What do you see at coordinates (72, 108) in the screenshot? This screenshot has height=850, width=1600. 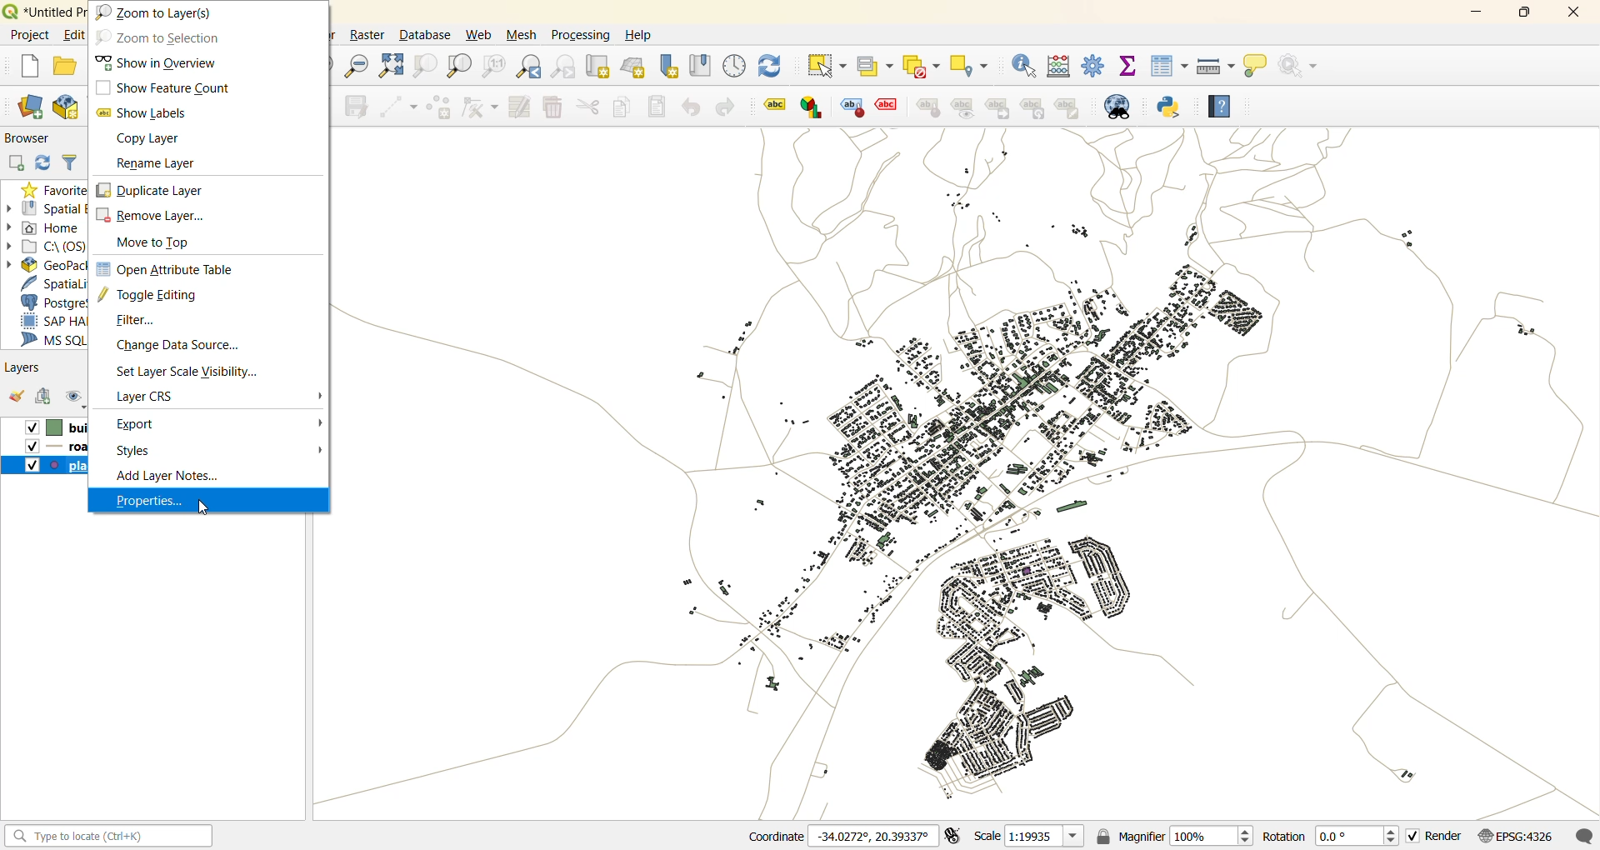 I see `new geopackage` at bounding box center [72, 108].